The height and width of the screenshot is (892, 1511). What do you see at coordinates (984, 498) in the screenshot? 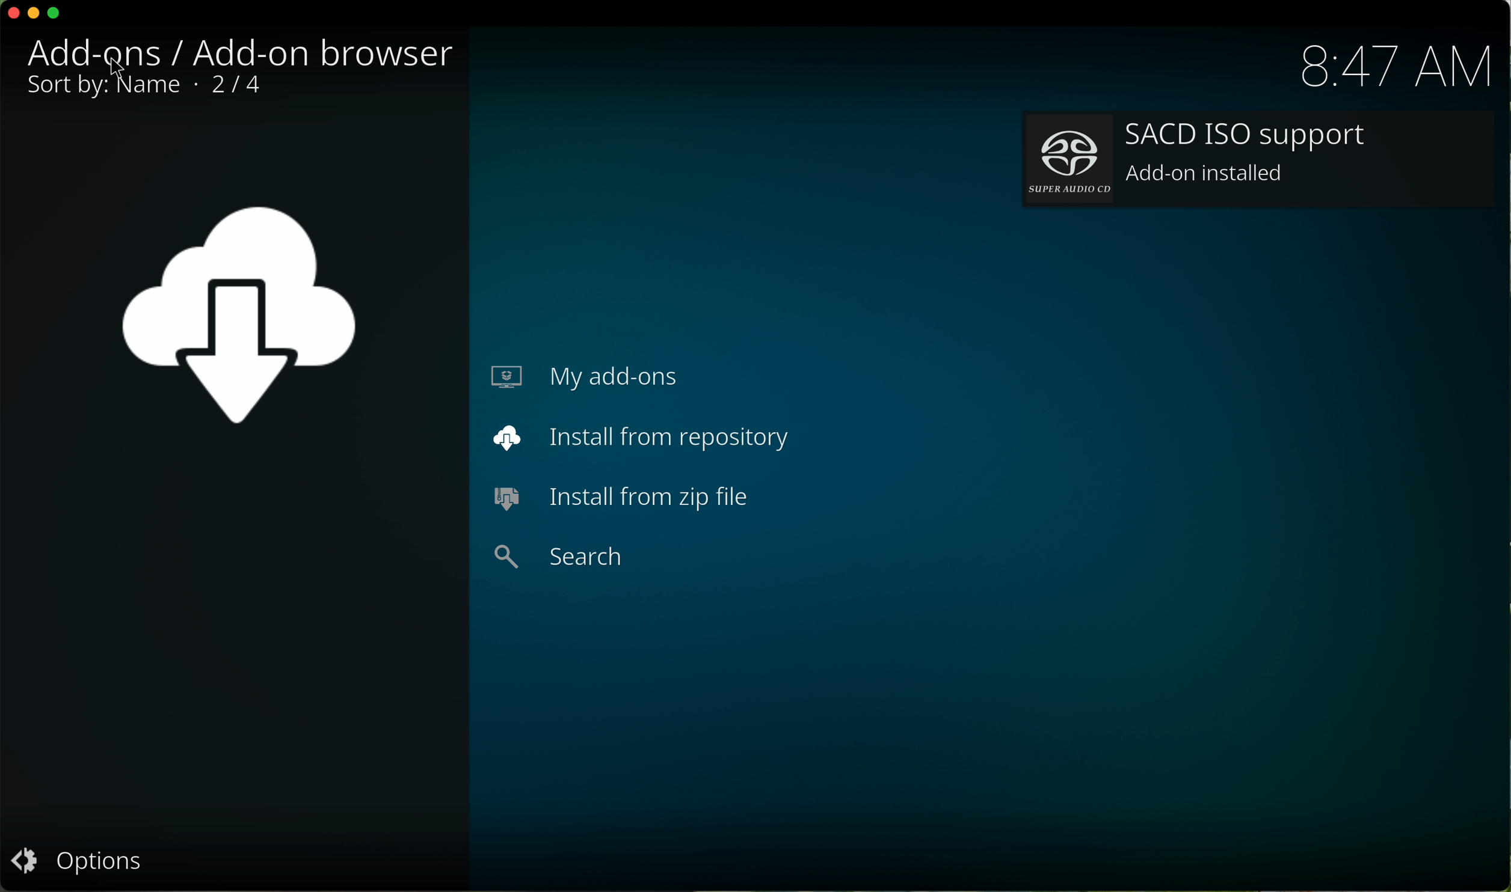
I see `installed` at bounding box center [984, 498].